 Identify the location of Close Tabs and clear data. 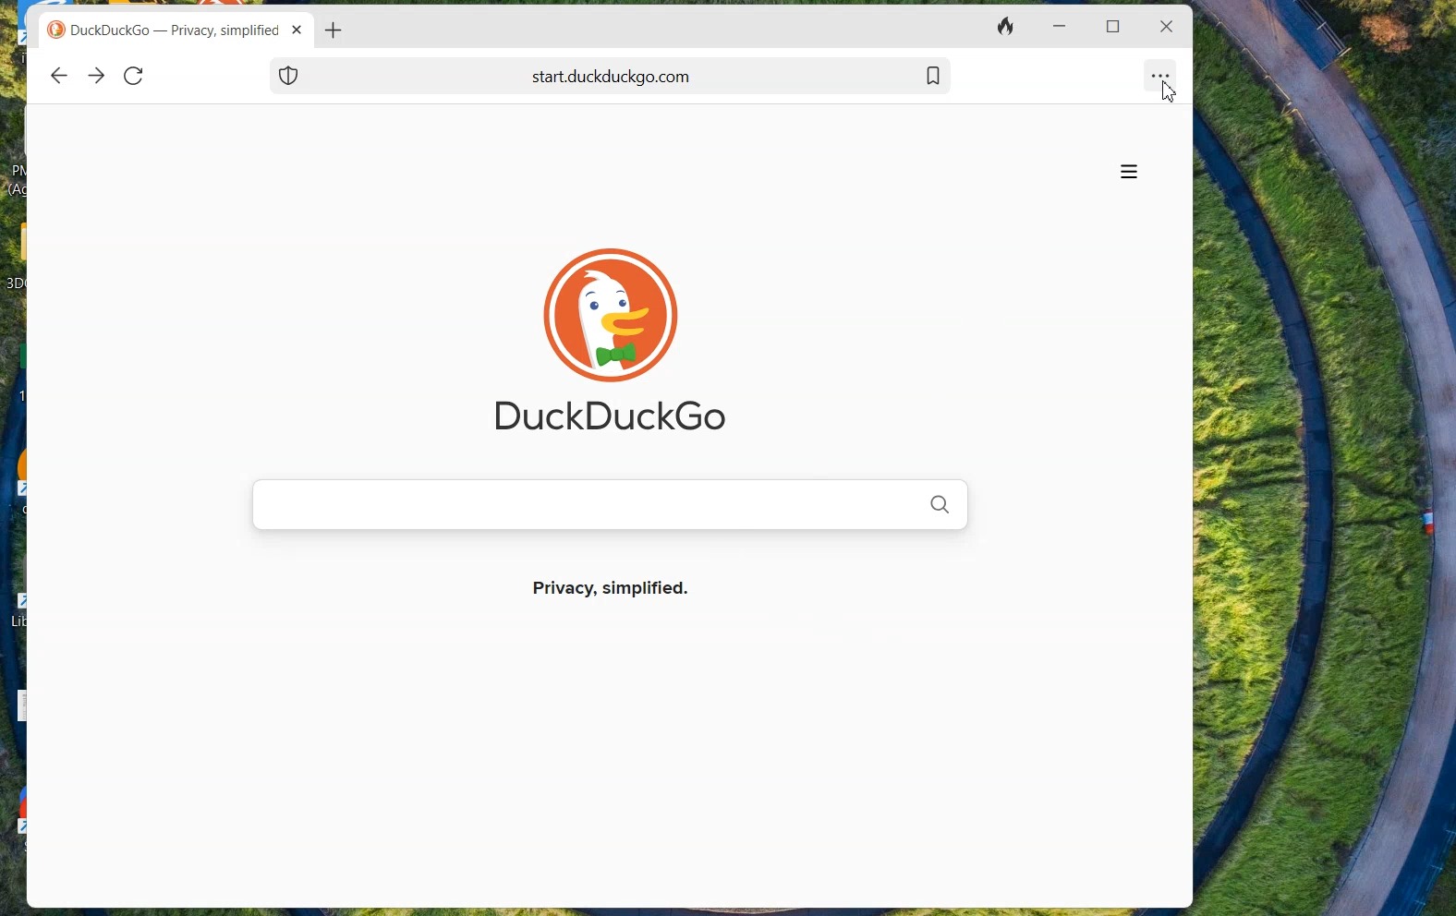
(1008, 27).